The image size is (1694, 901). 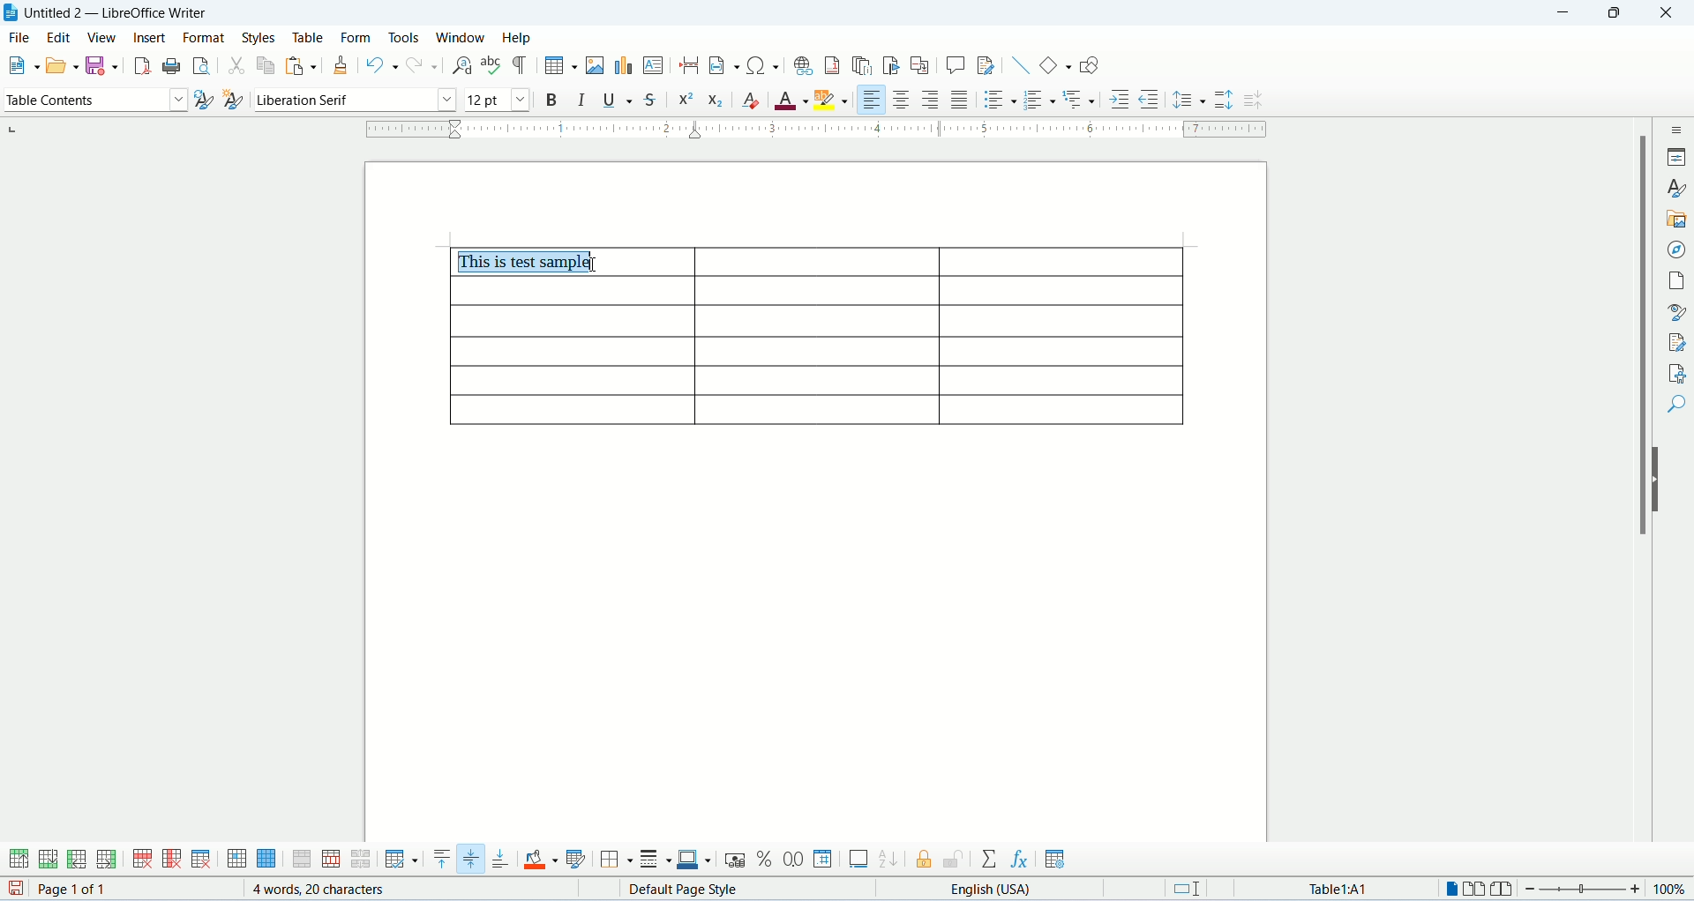 What do you see at coordinates (202, 858) in the screenshot?
I see `delete table` at bounding box center [202, 858].